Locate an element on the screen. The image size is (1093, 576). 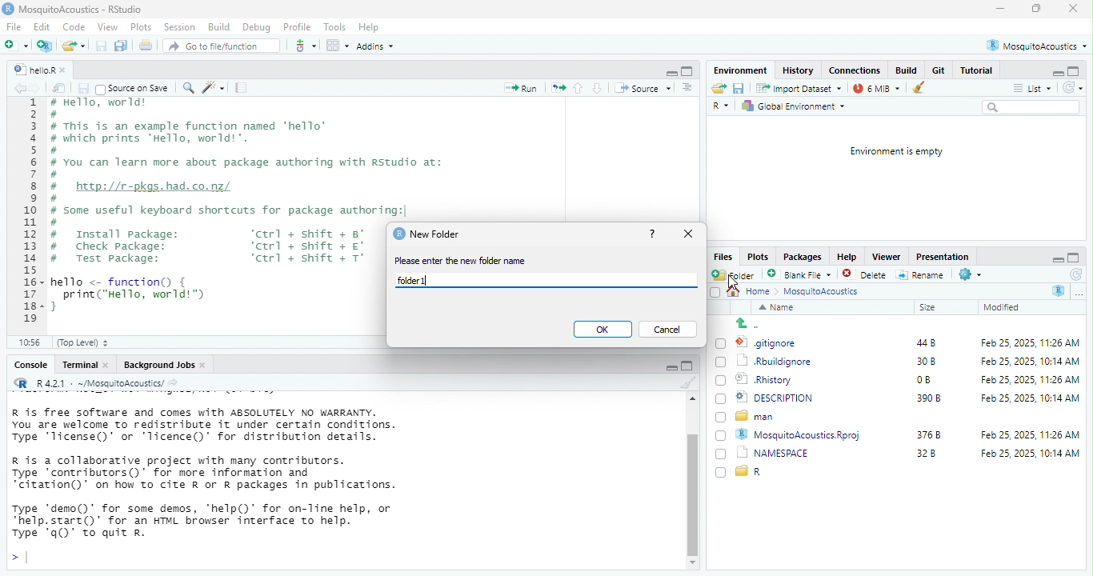
modified is located at coordinates (1006, 307).